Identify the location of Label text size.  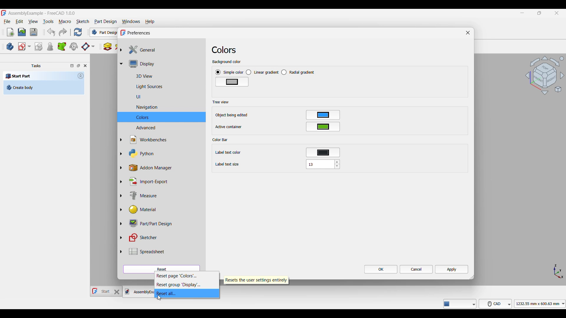
(228, 164).